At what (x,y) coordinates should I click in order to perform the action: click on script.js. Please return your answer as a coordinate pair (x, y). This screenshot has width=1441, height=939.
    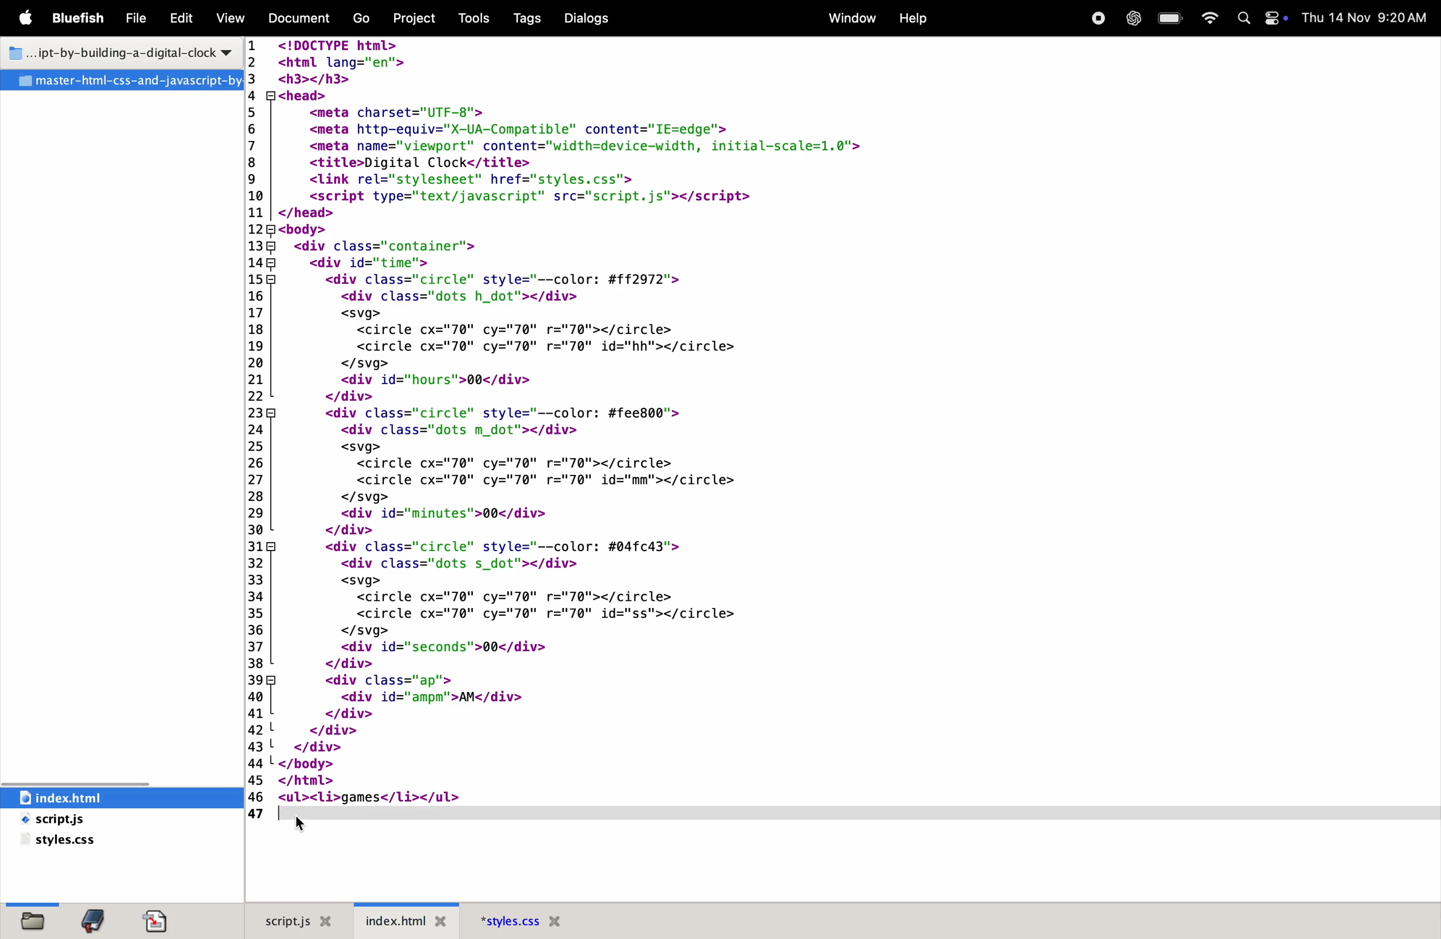
    Looking at the image, I should click on (84, 820).